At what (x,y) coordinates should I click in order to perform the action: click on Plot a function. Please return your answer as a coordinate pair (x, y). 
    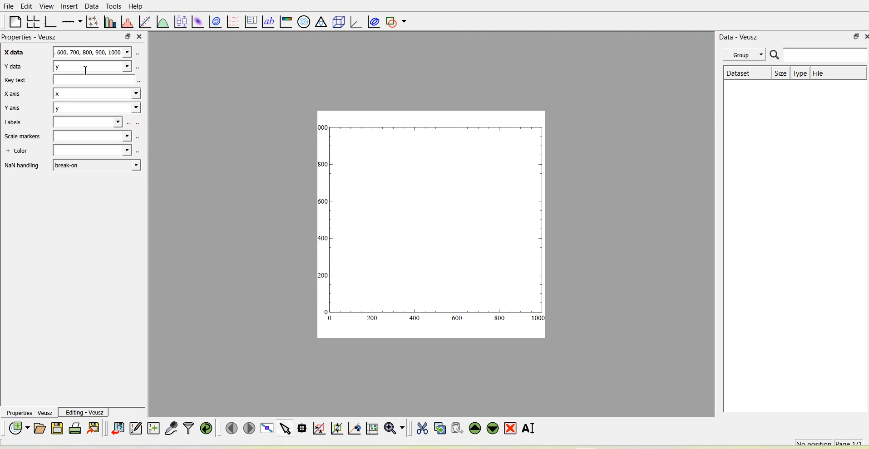
    Looking at the image, I should click on (163, 22).